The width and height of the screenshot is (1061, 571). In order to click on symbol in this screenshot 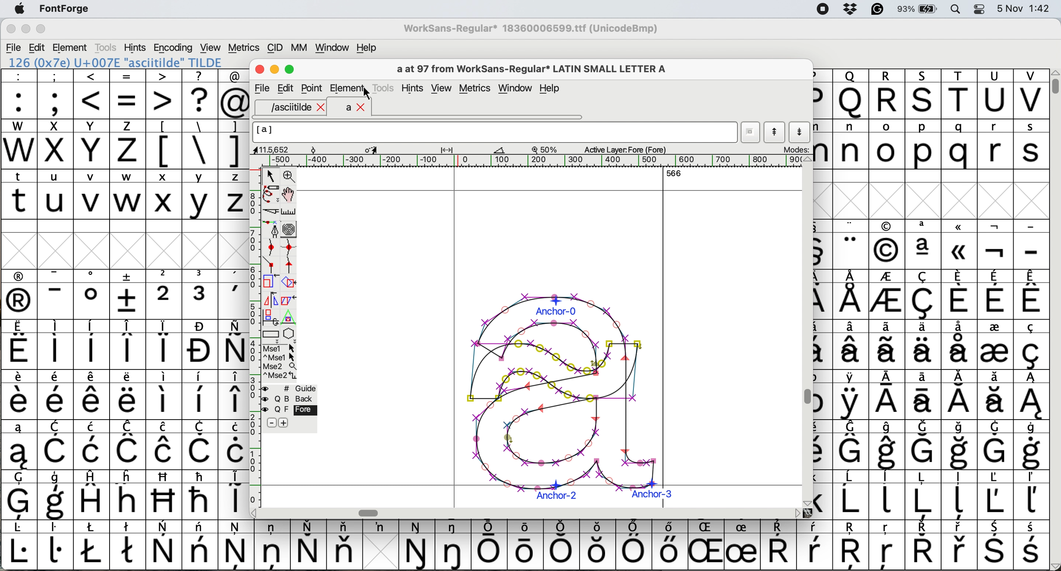, I will do `click(129, 344)`.